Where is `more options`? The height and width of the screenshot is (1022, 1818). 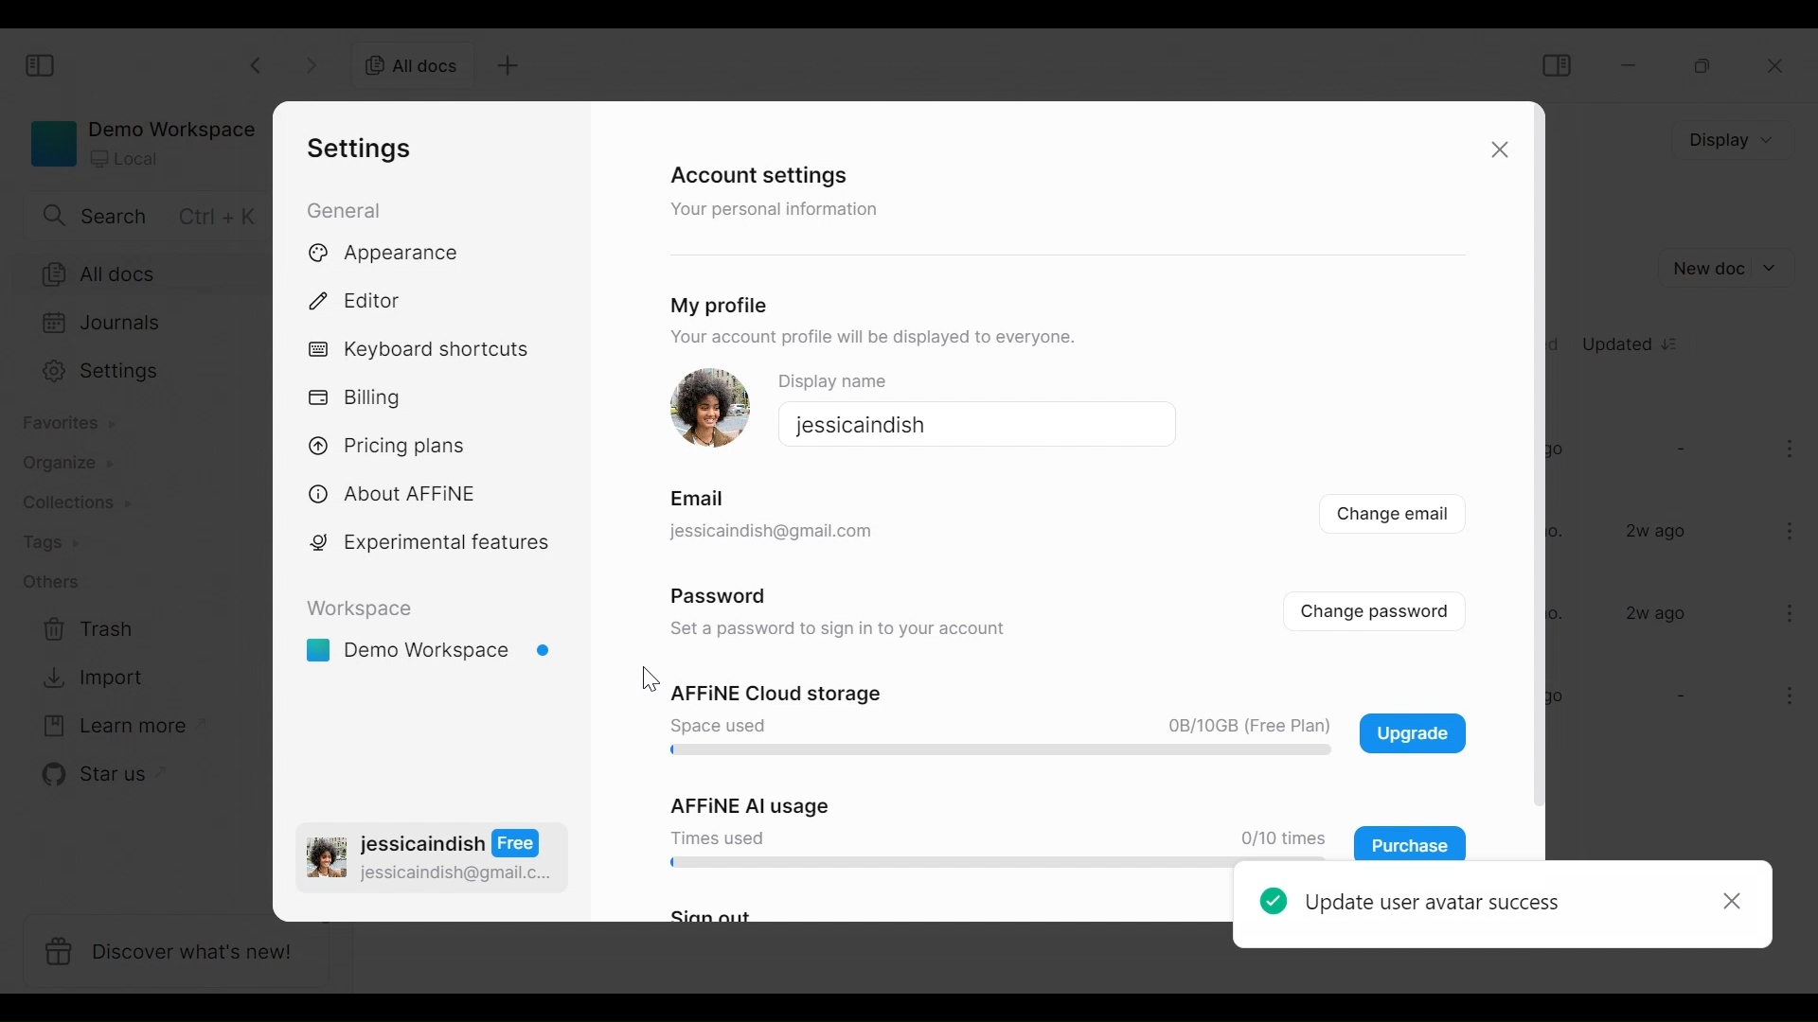 more options is located at coordinates (1787, 612).